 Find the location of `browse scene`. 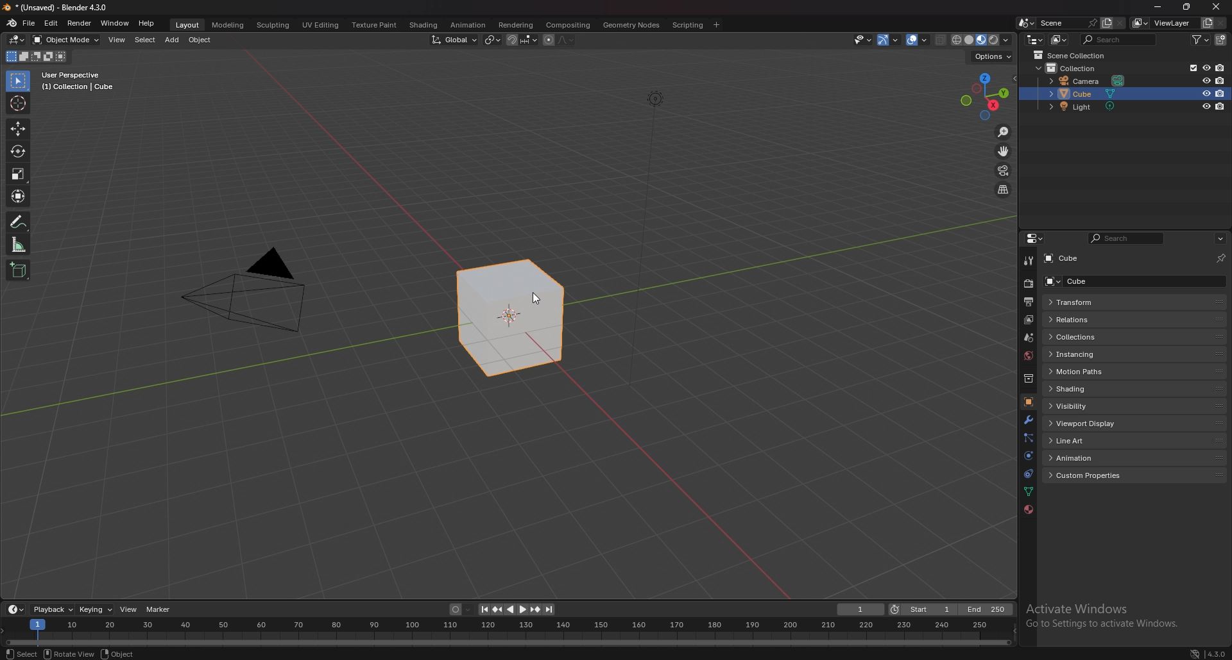

browse scene is located at coordinates (1027, 23).